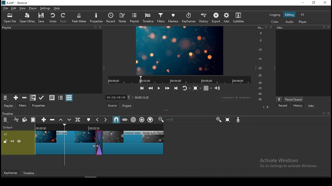 This screenshot has height=186, width=332. Describe the element at coordinates (238, 120) in the screenshot. I see `record audio` at that location.